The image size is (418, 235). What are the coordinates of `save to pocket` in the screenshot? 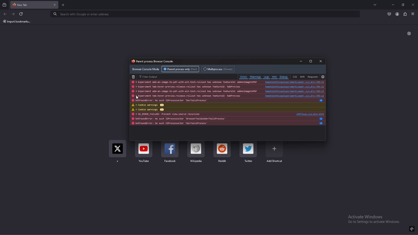 It's located at (389, 14).